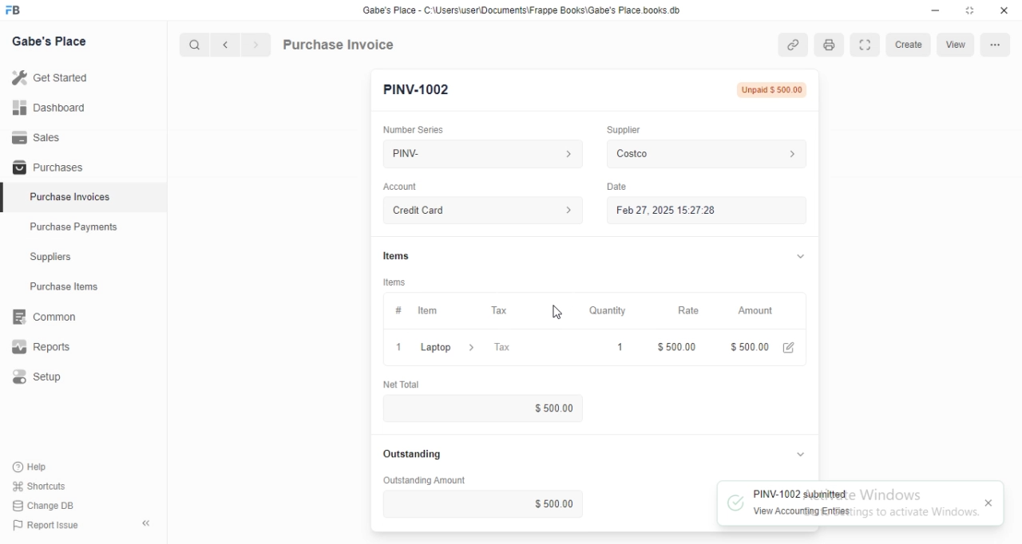  I want to click on Outstanding, so click(412, 454).